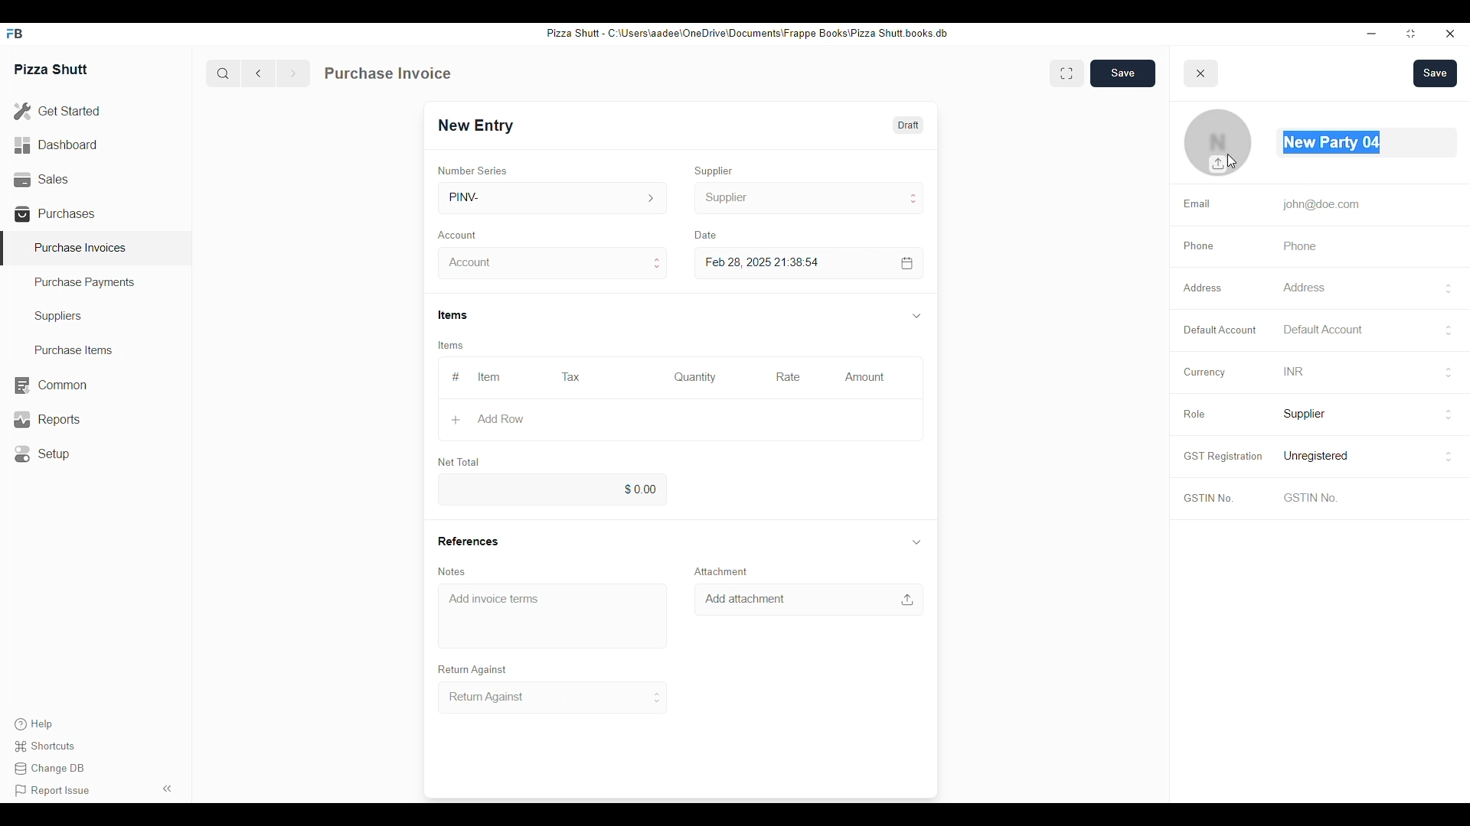 This screenshot has height=826, width=1470. What do you see at coordinates (1201, 372) in the screenshot?
I see `Currency` at bounding box center [1201, 372].